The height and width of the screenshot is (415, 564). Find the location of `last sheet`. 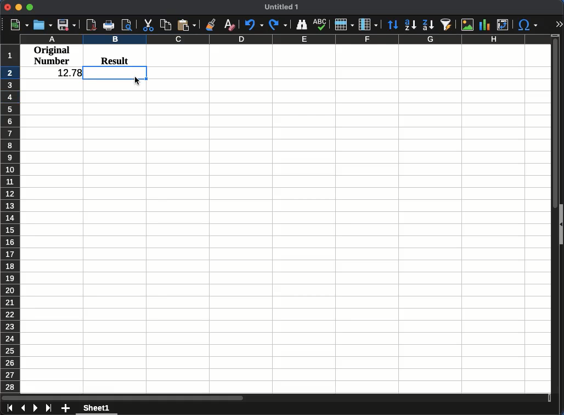

last sheet is located at coordinates (49, 408).